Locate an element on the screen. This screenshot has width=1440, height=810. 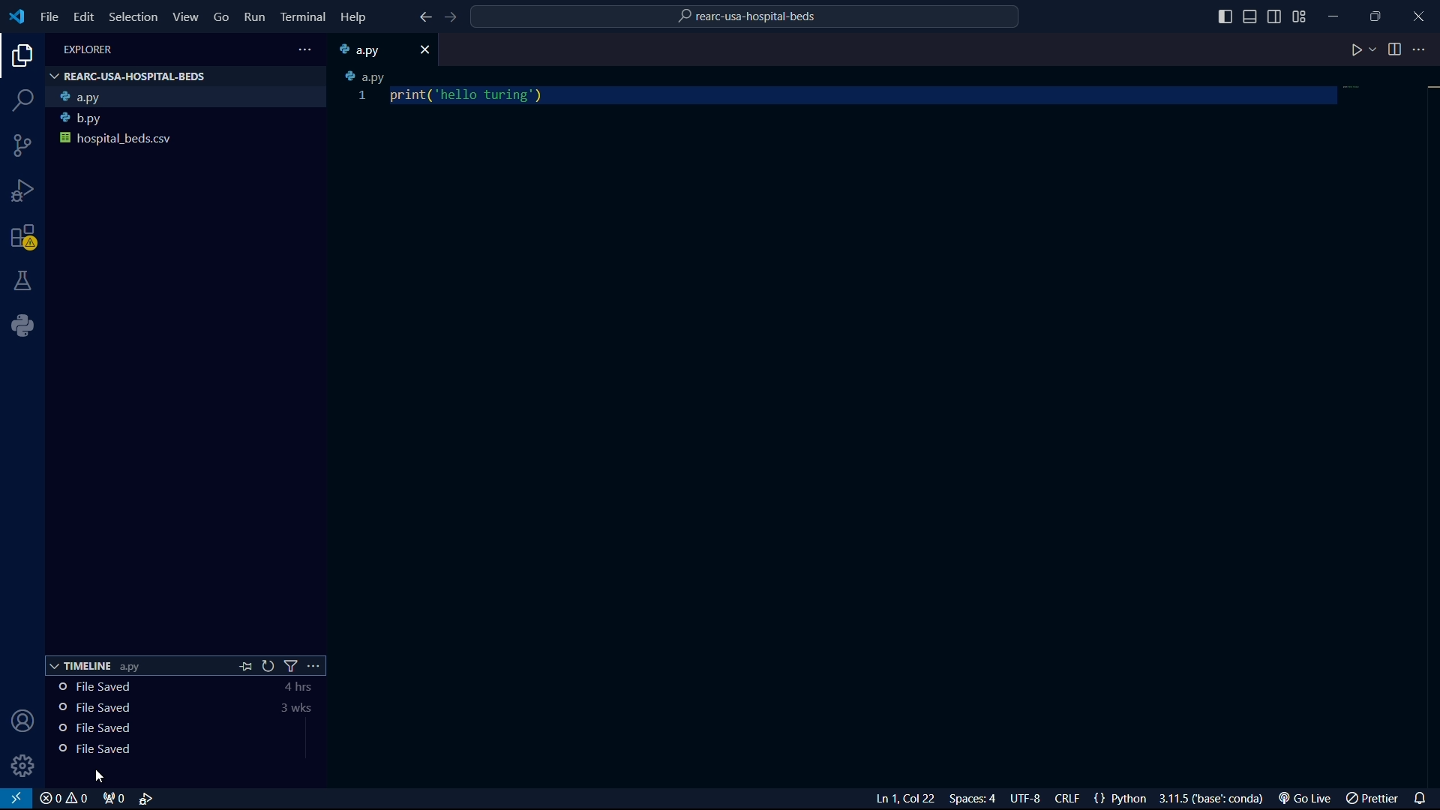
more actions is located at coordinates (1423, 50).